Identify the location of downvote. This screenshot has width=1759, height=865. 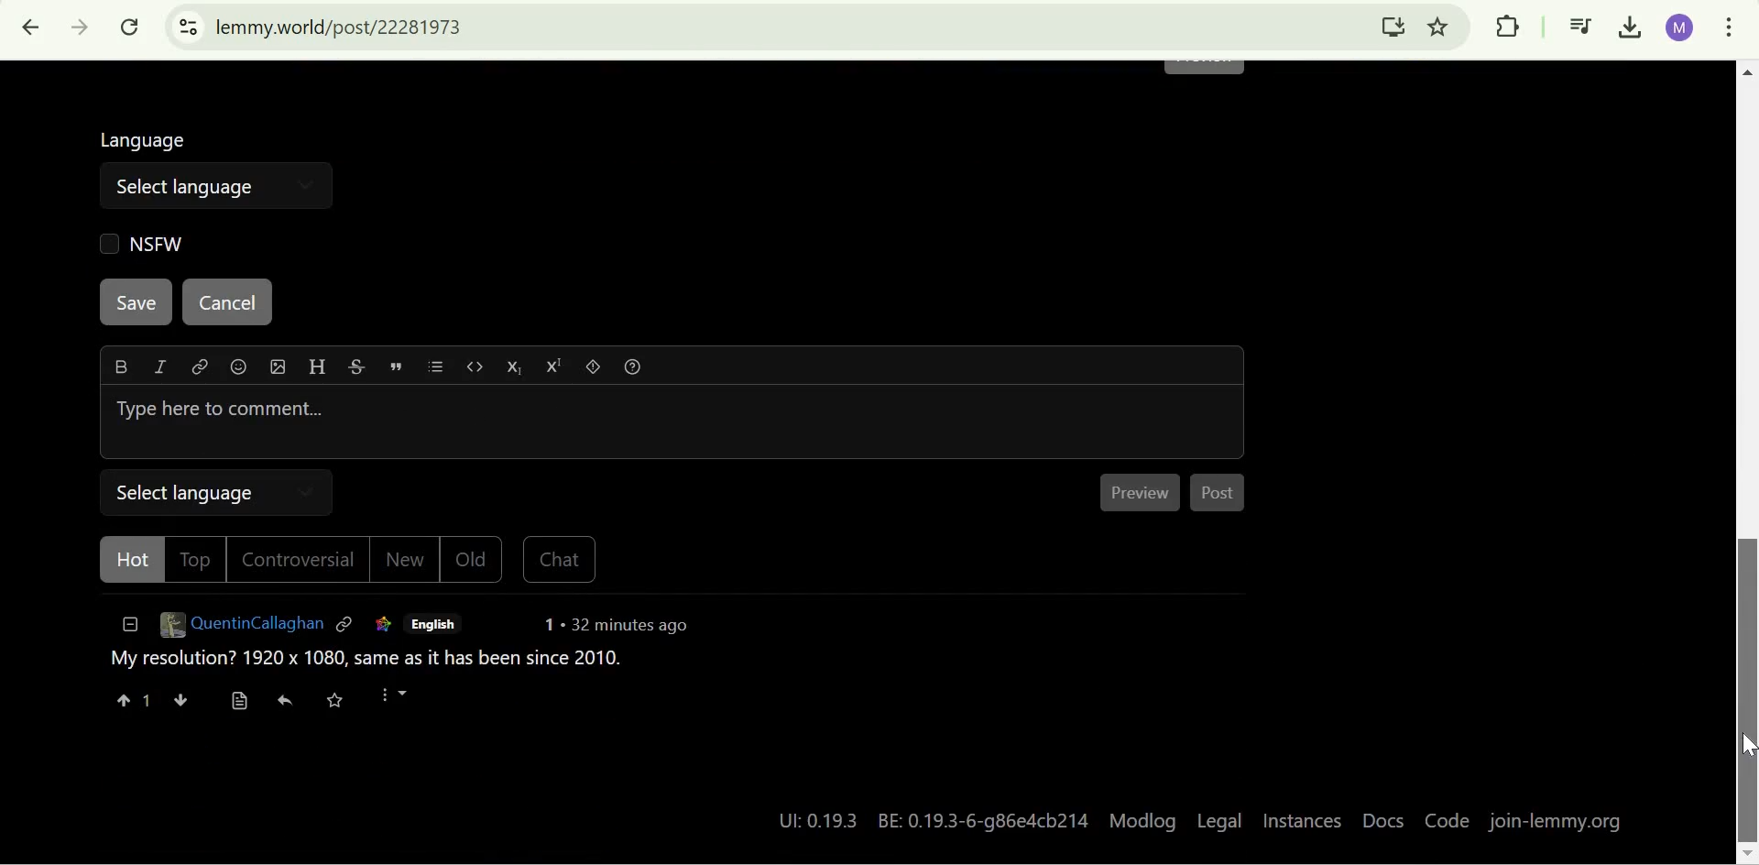
(180, 702).